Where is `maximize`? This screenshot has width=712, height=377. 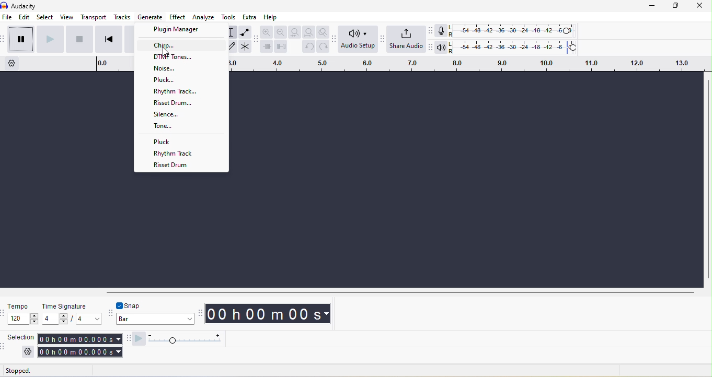 maximize is located at coordinates (679, 6).